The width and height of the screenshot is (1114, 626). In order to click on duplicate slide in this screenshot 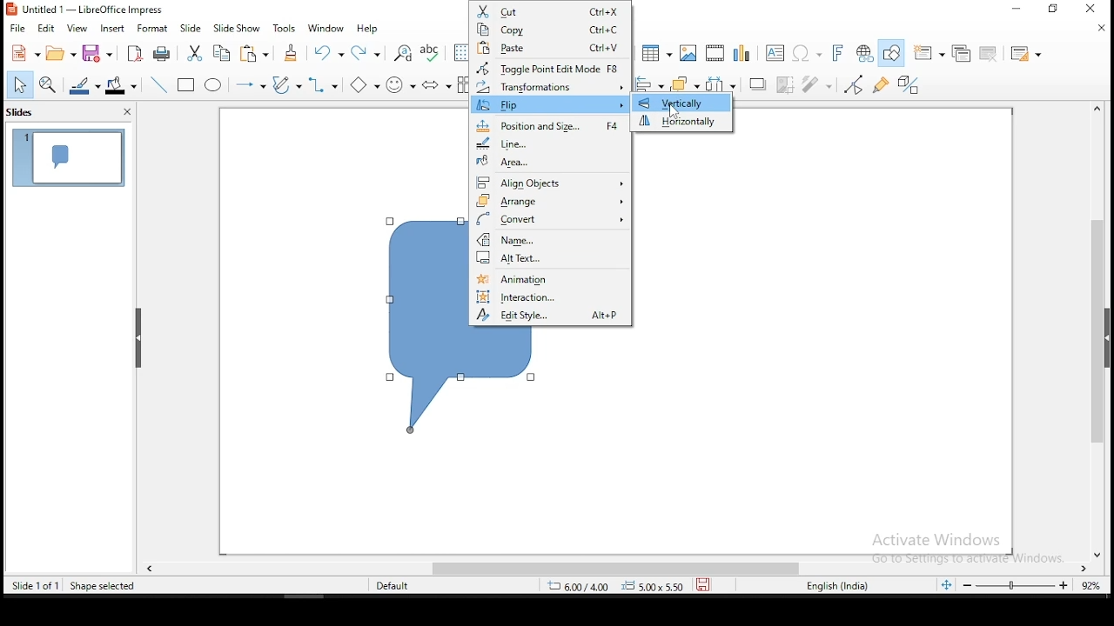, I will do `click(963, 52)`.